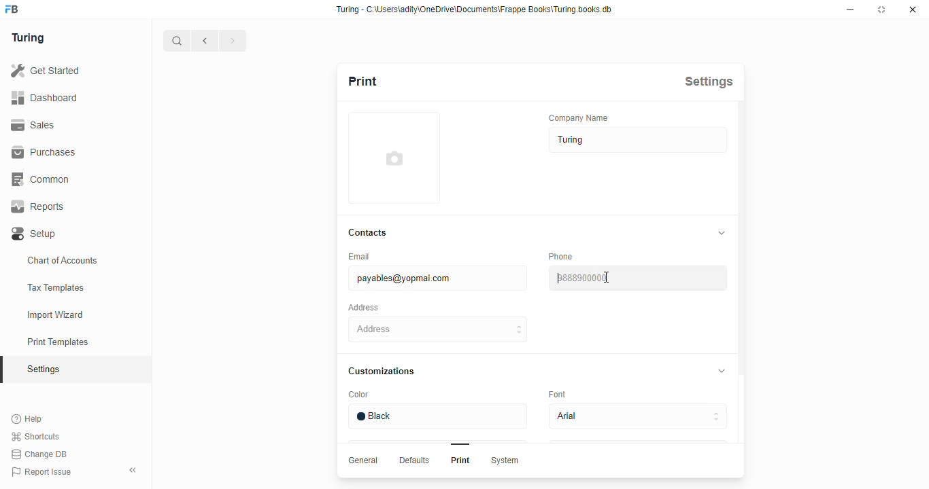 This screenshot has height=489, width=929. What do you see at coordinates (708, 81) in the screenshot?
I see `Settings` at bounding box center [708, 81].